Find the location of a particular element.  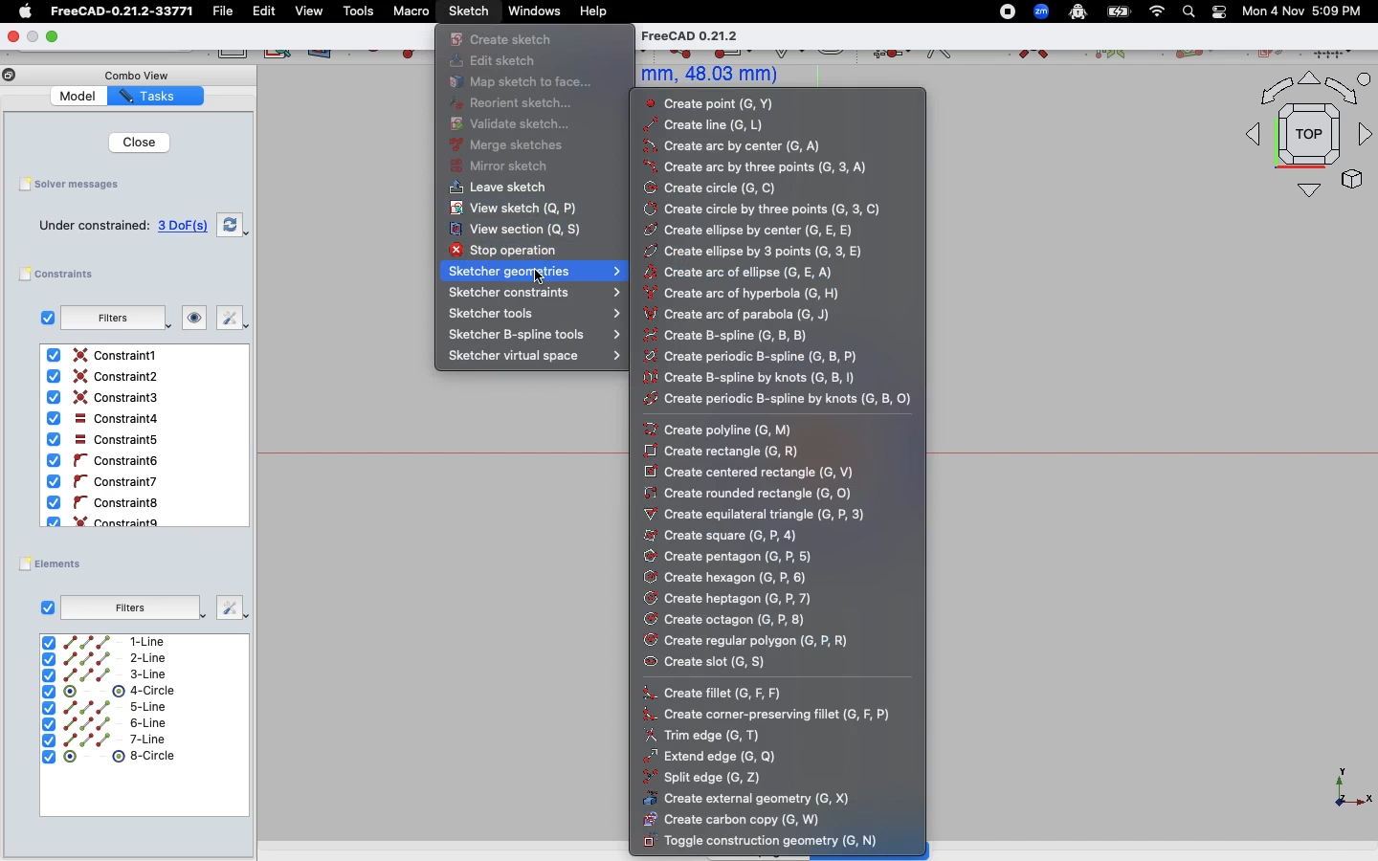

Sketcher geometries is located at coordinates (537, 272).